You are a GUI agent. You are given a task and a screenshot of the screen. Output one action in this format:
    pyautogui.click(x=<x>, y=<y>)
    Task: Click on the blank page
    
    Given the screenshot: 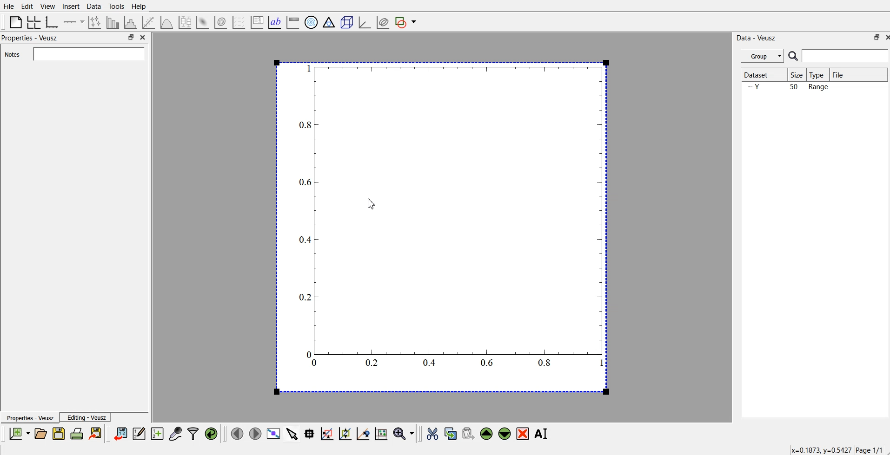 What is the action you would take?
    pyautogui.click(x=14, y=22)
    